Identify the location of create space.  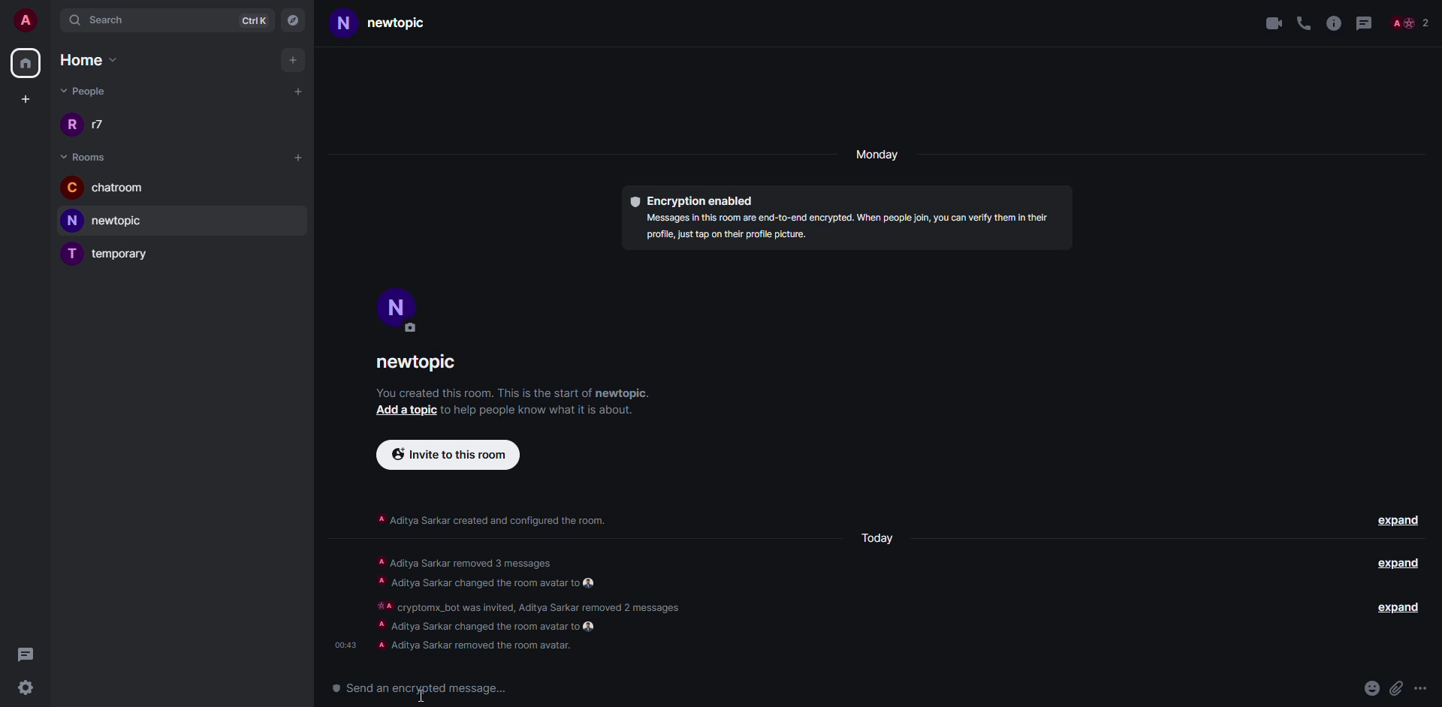
(23, 99).